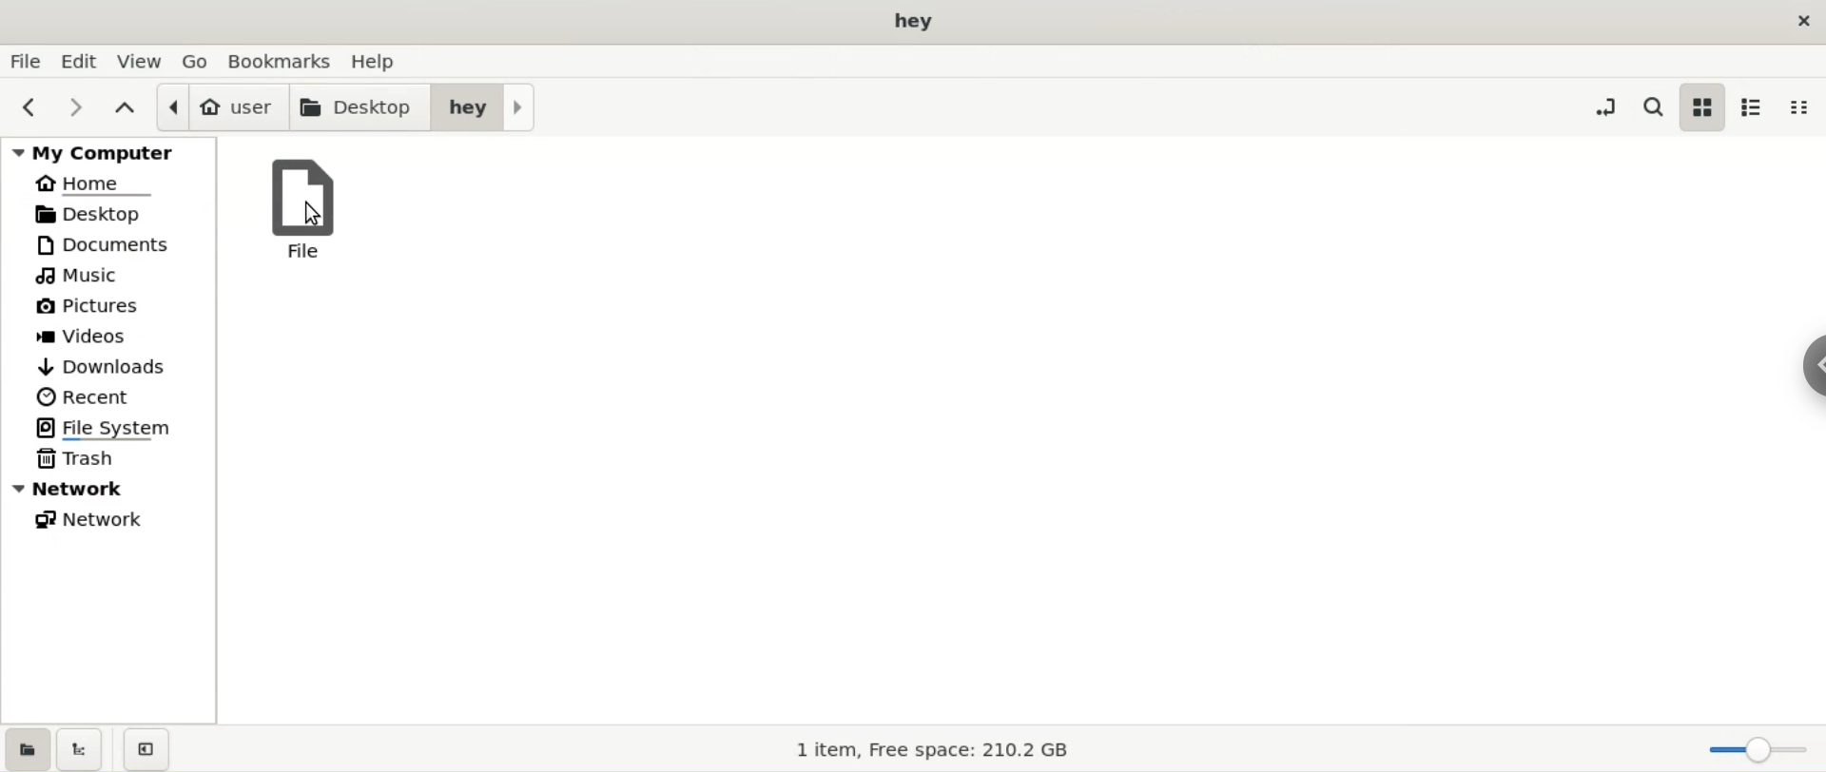  Describe the element at coordinates (107, 307) in the screenshot. I see `pictures` at that location.